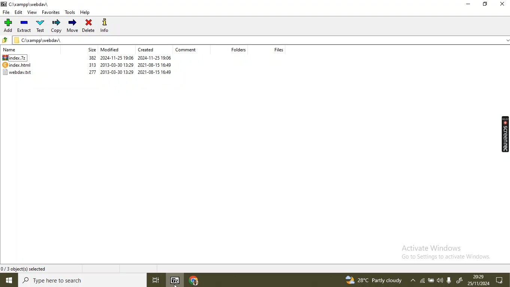 The image size is (510, 287). I want to click on up folder, so click(6, 40).